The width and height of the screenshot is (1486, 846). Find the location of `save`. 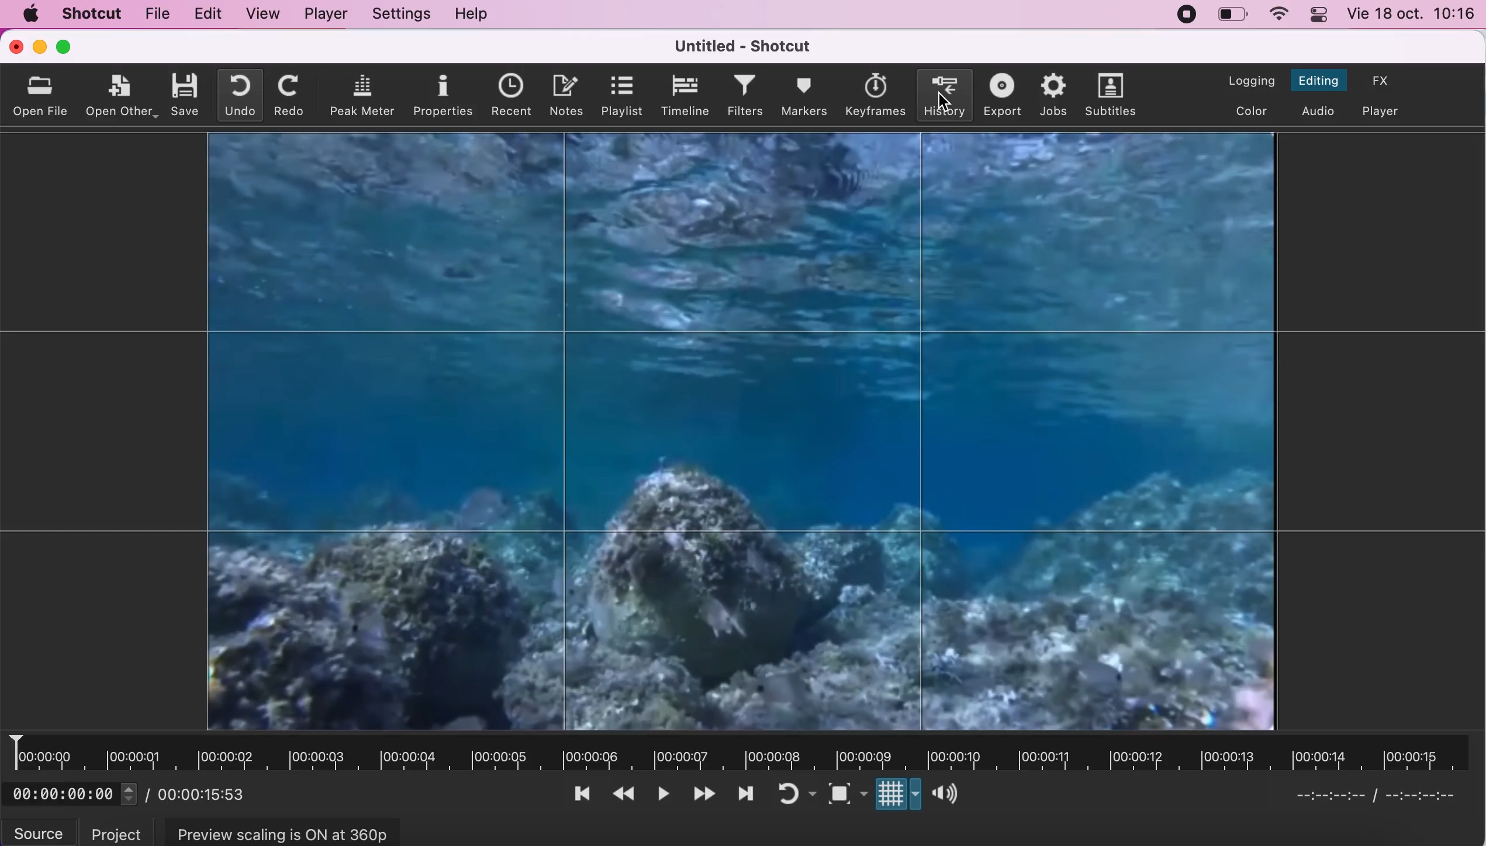

save is located at coordinates (186, 95).